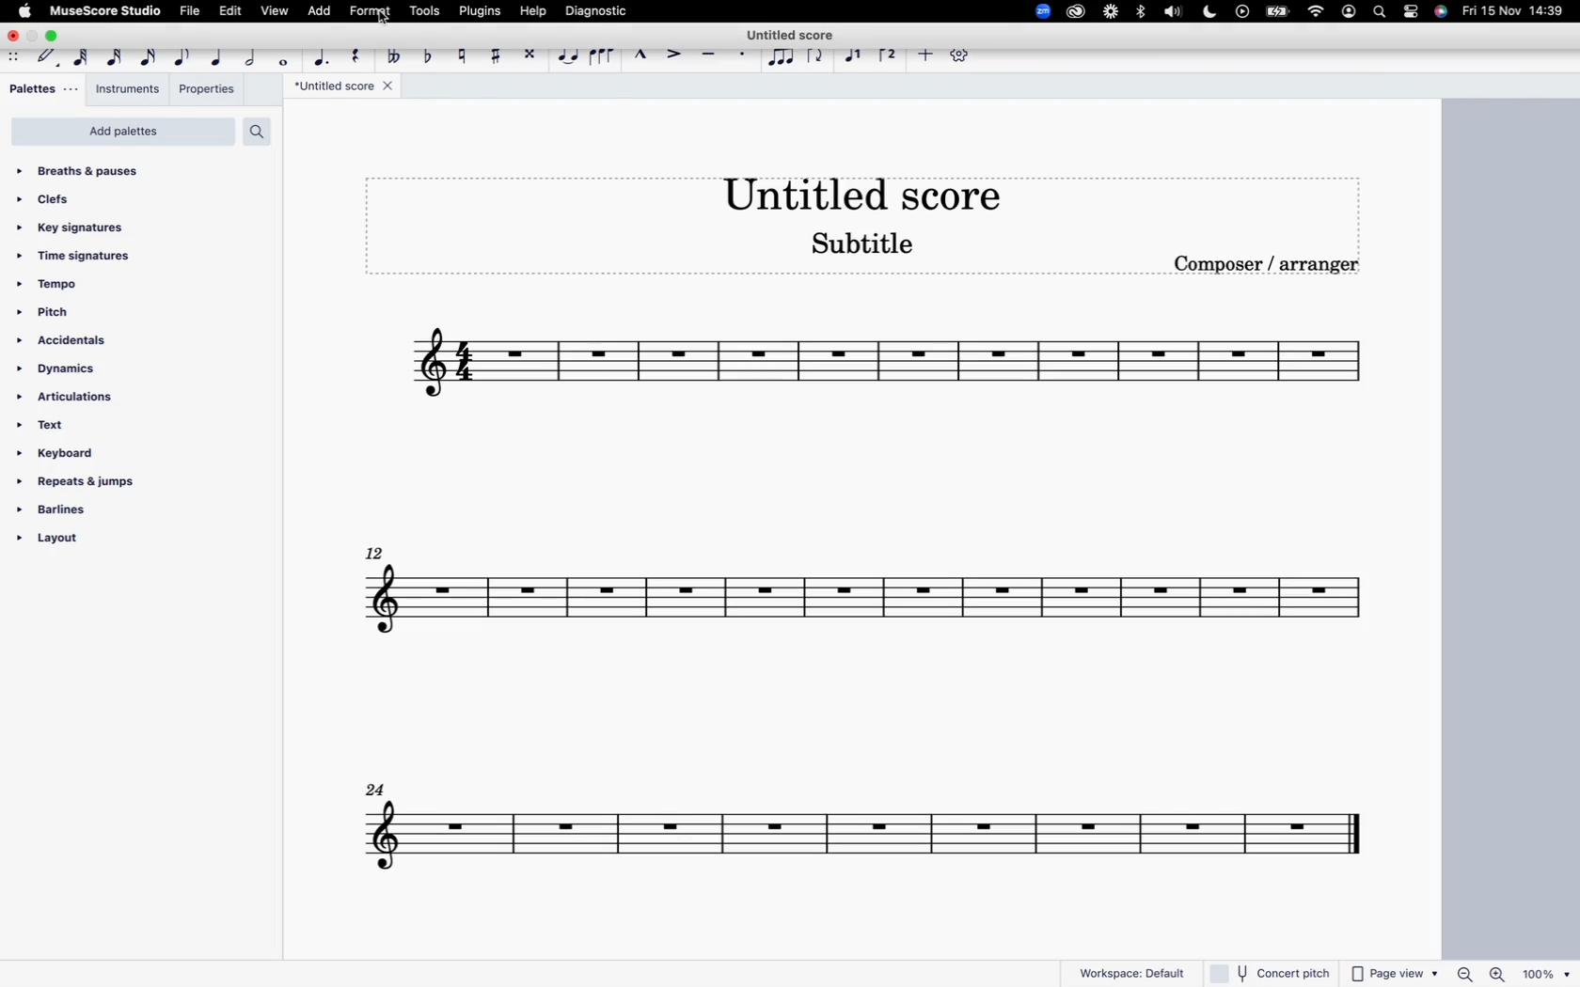 This screenshot has width=1580, height=987. Describe the element at coordinates (276, 12) in the screenshot. I see `view` at that location.